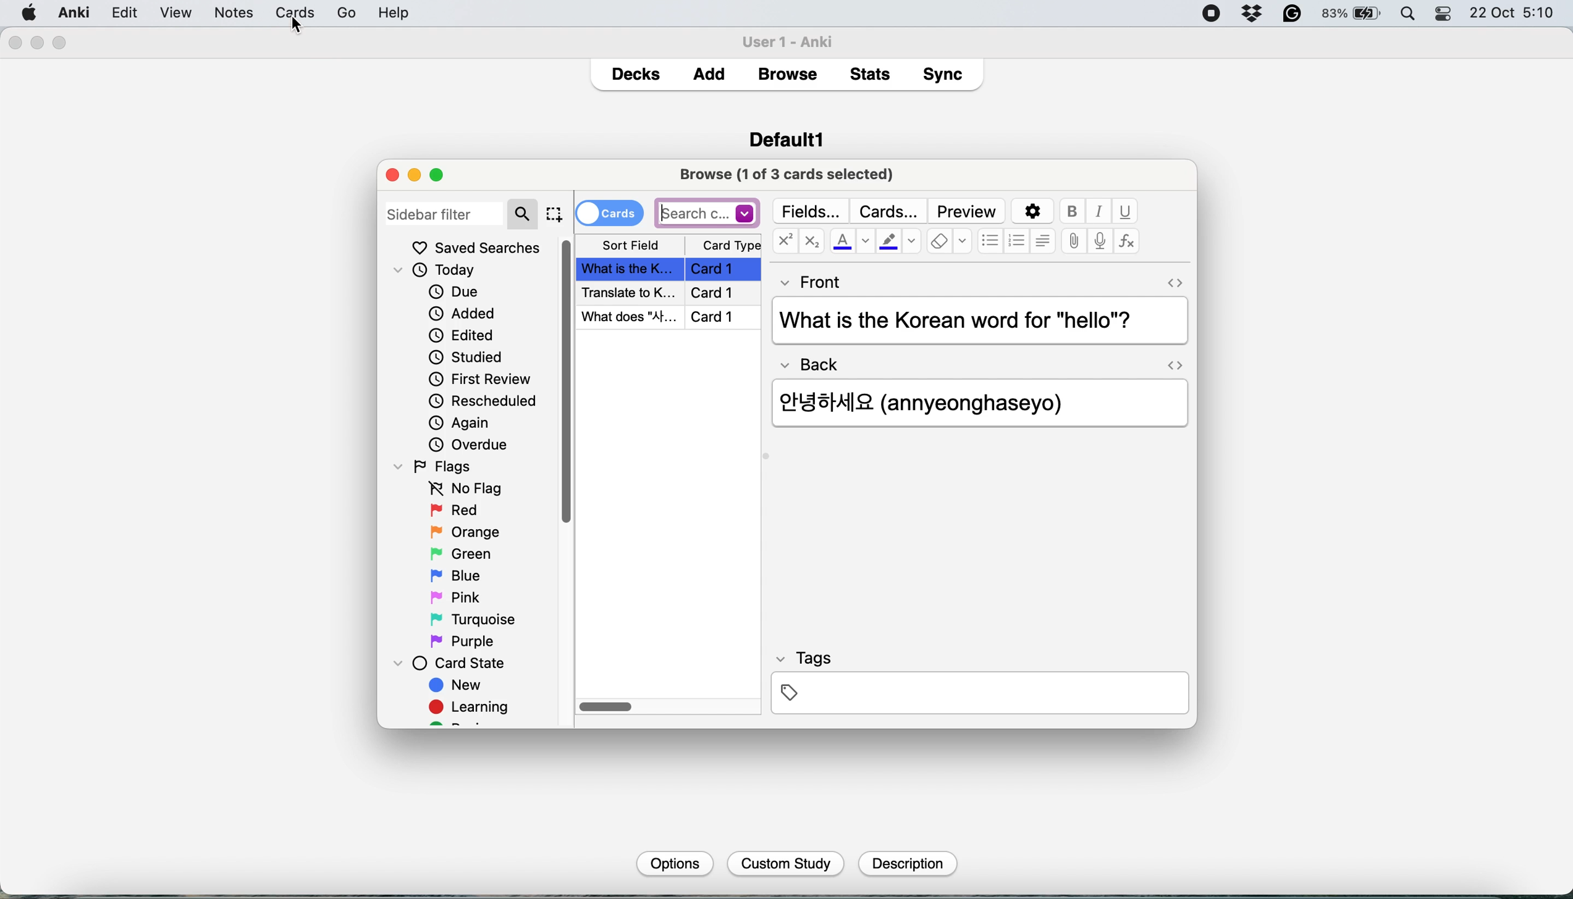 Image resolution: width=1573 pixels, height=899 pixels. I want to click on file, so click(123, 13).